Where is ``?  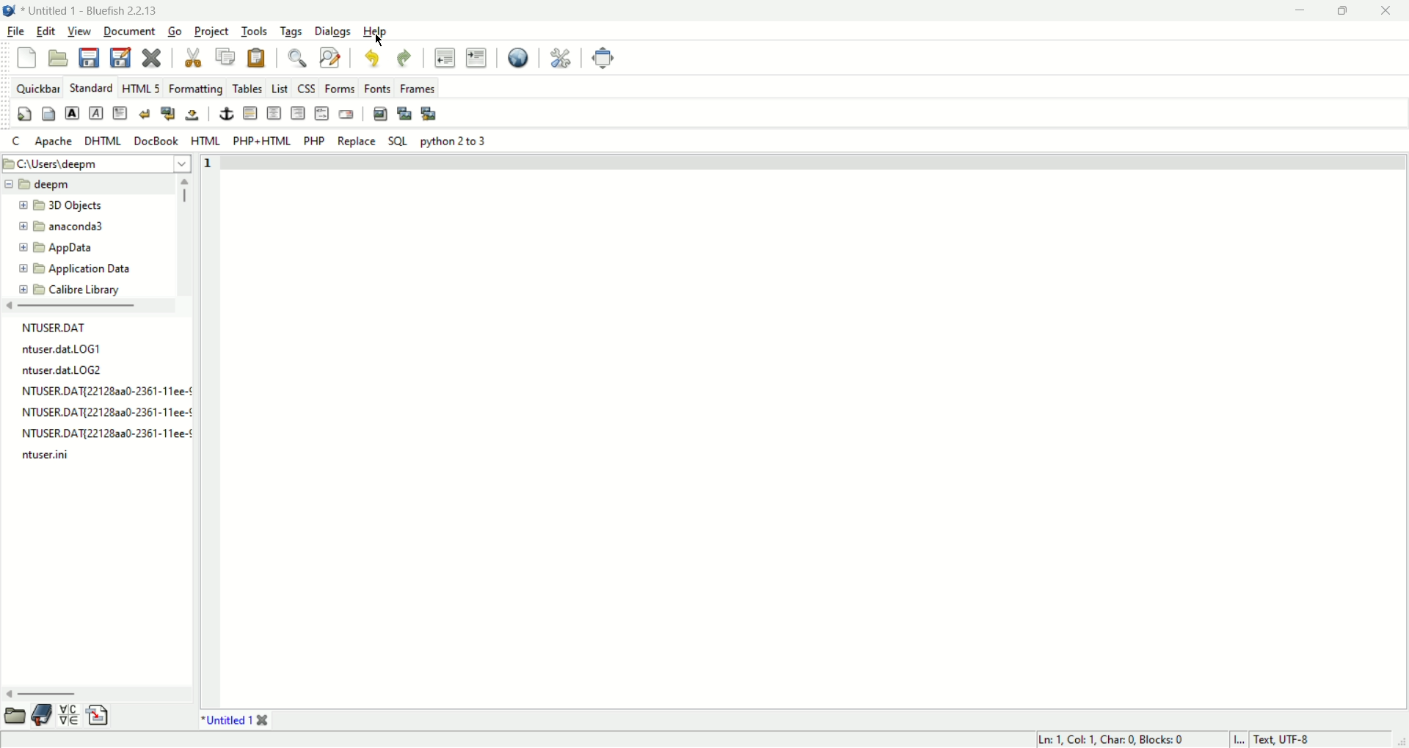  is located at coordinates (1930, 1006).